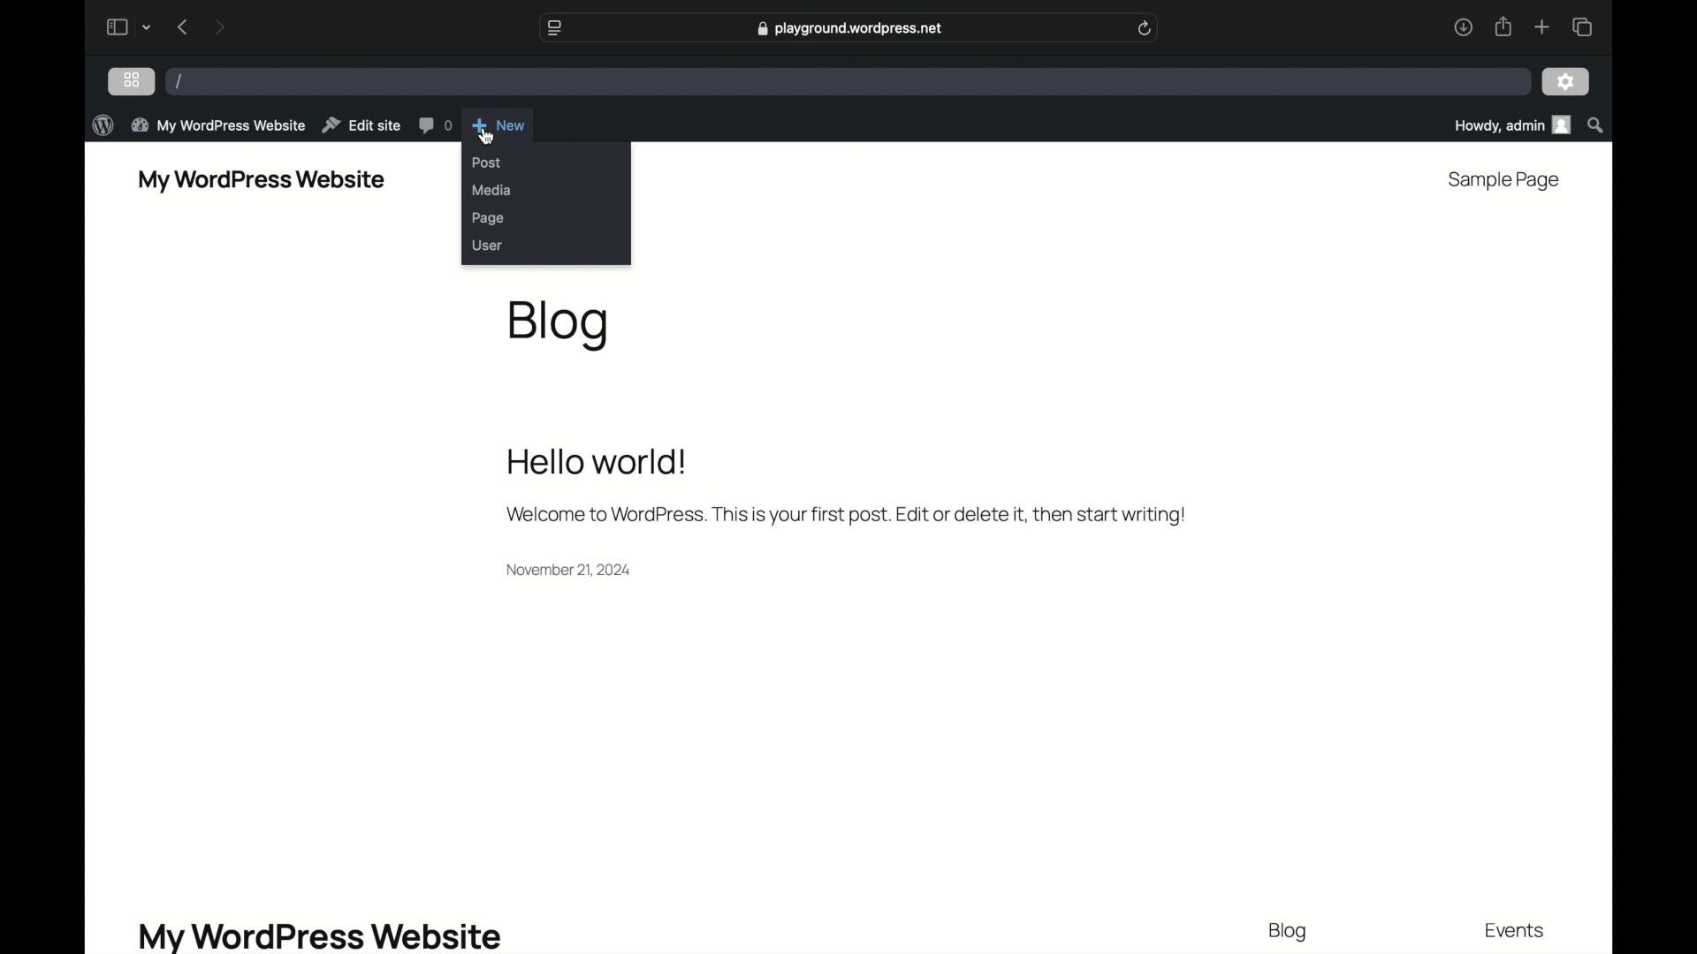 The image size is (1697, 954). Describe the element at coordinates (116, 27) in the screenshot. I see `show sidebar` at that location.